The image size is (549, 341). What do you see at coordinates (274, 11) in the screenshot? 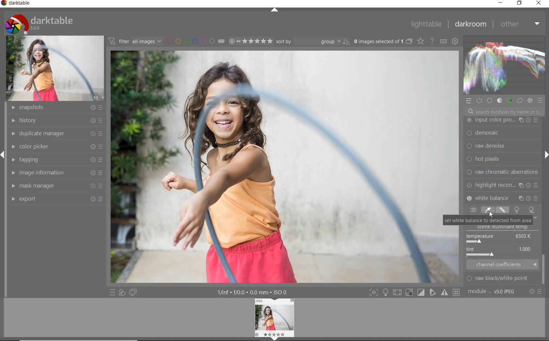
I see `expand / collapse` at bounding box center [274, 11].